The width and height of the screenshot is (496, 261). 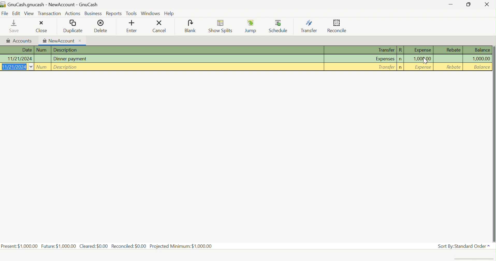 What do you see at coordinates (29, 13) in the screenshot?
I see `View` at bounding box center [29, 13].